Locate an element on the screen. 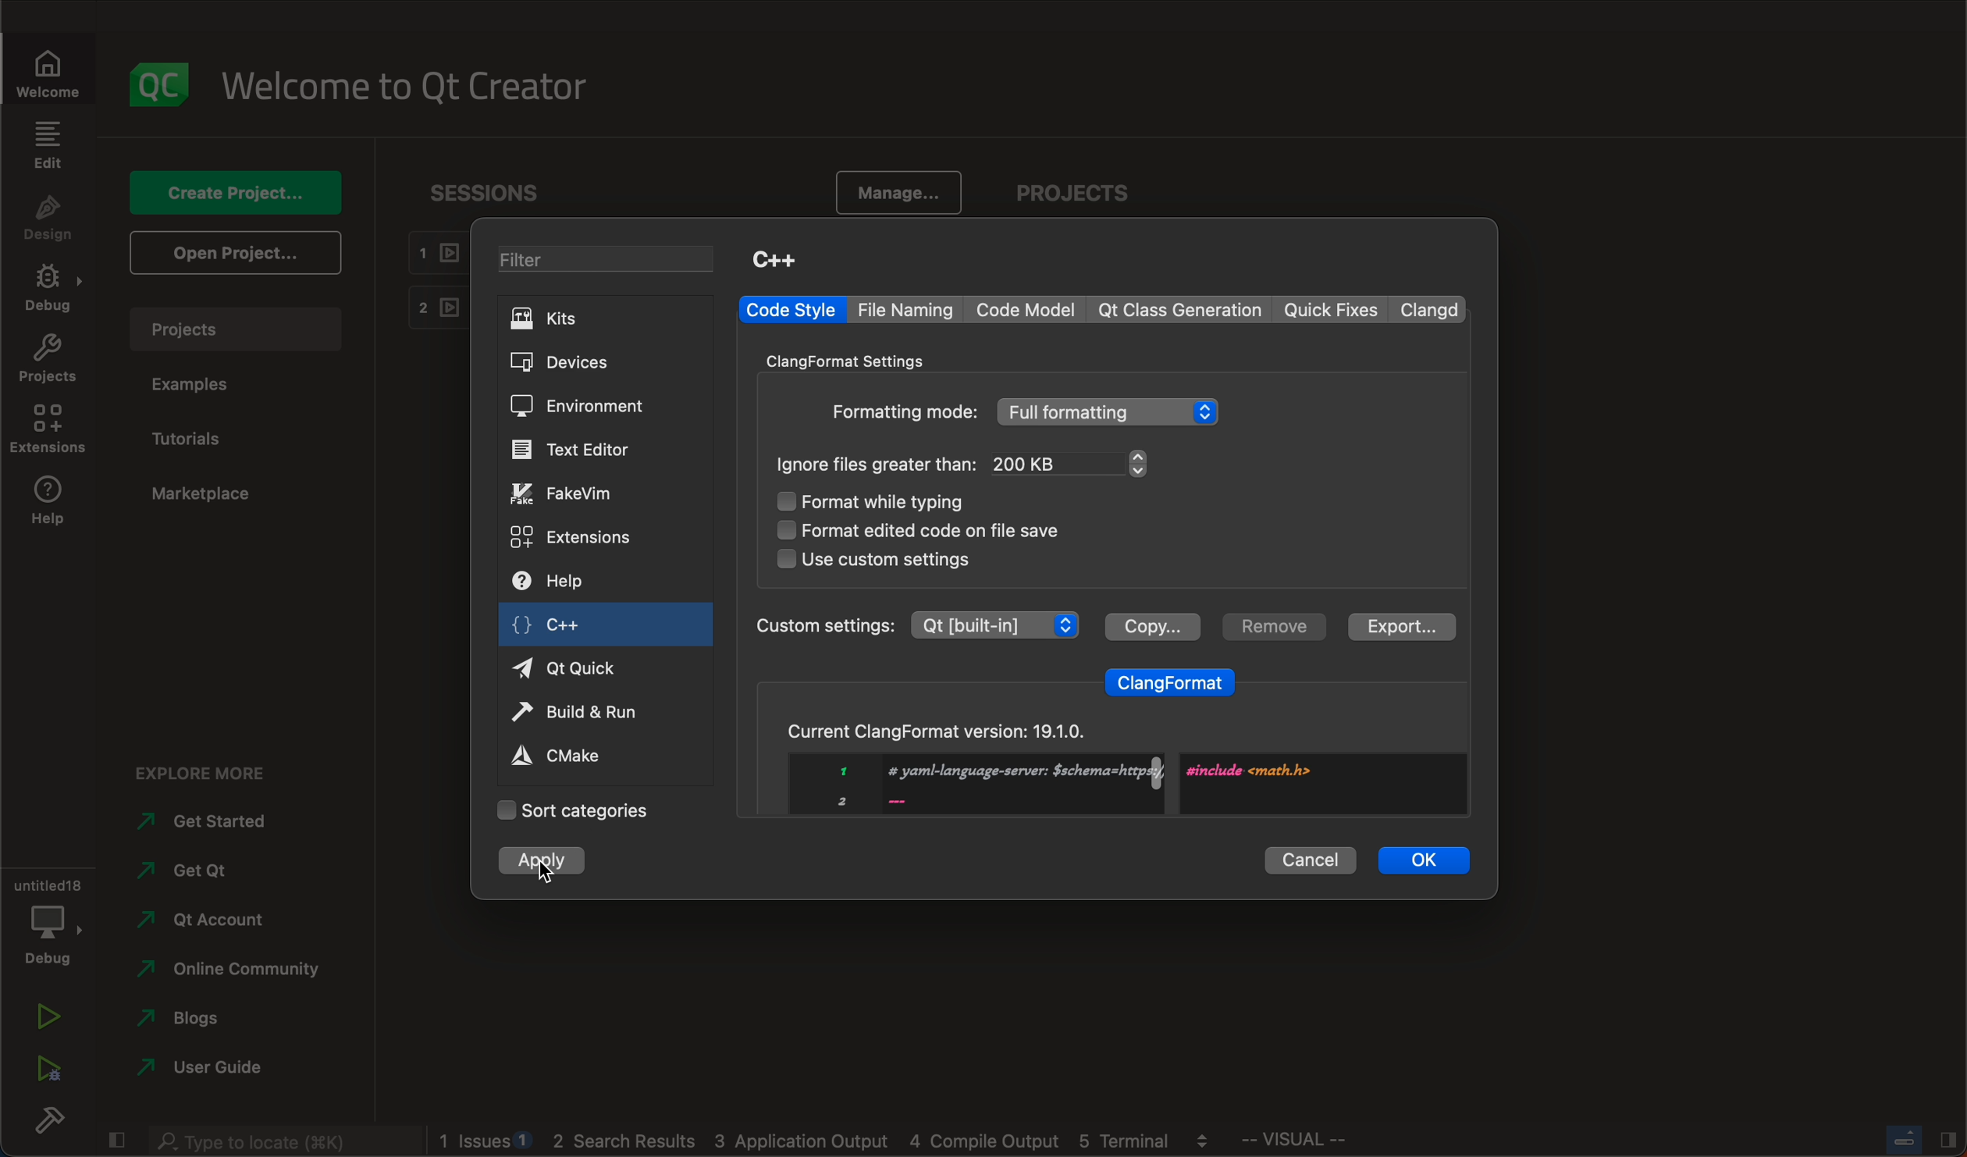  debug is located at coordinates (46, 918).